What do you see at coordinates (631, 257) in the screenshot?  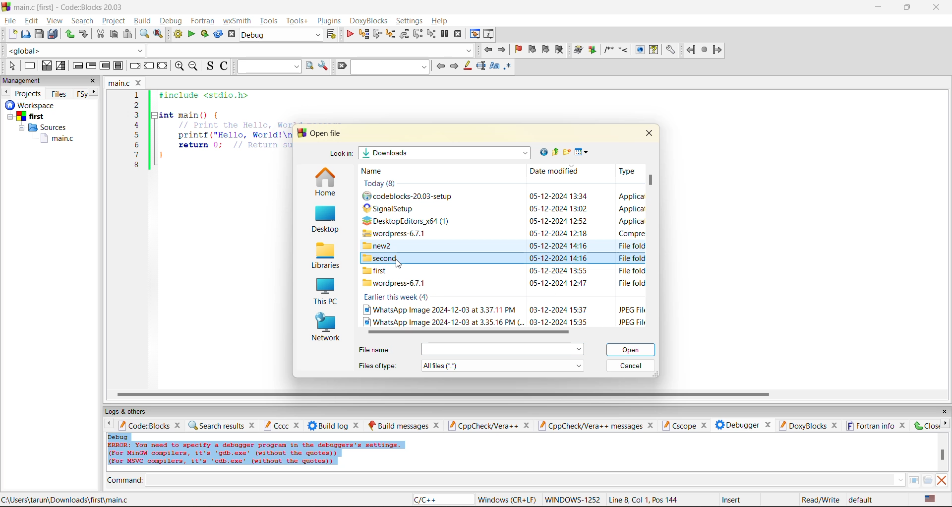 I see `type` at bounding box center [631, 257].